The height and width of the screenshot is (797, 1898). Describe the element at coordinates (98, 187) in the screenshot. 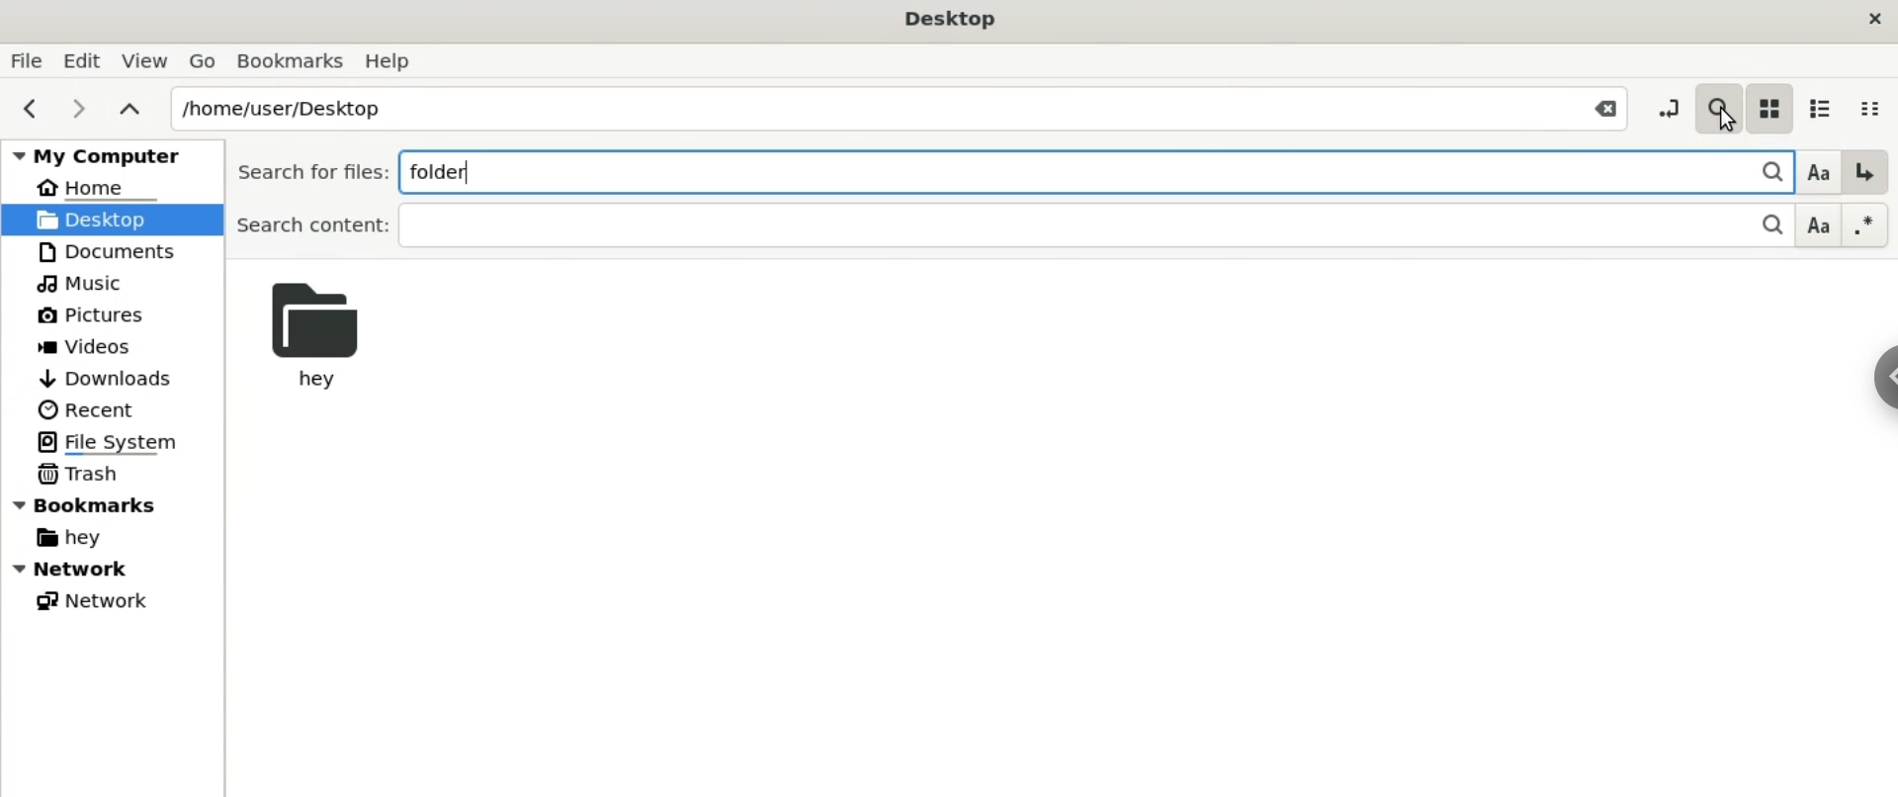

I see `Home` at that location.